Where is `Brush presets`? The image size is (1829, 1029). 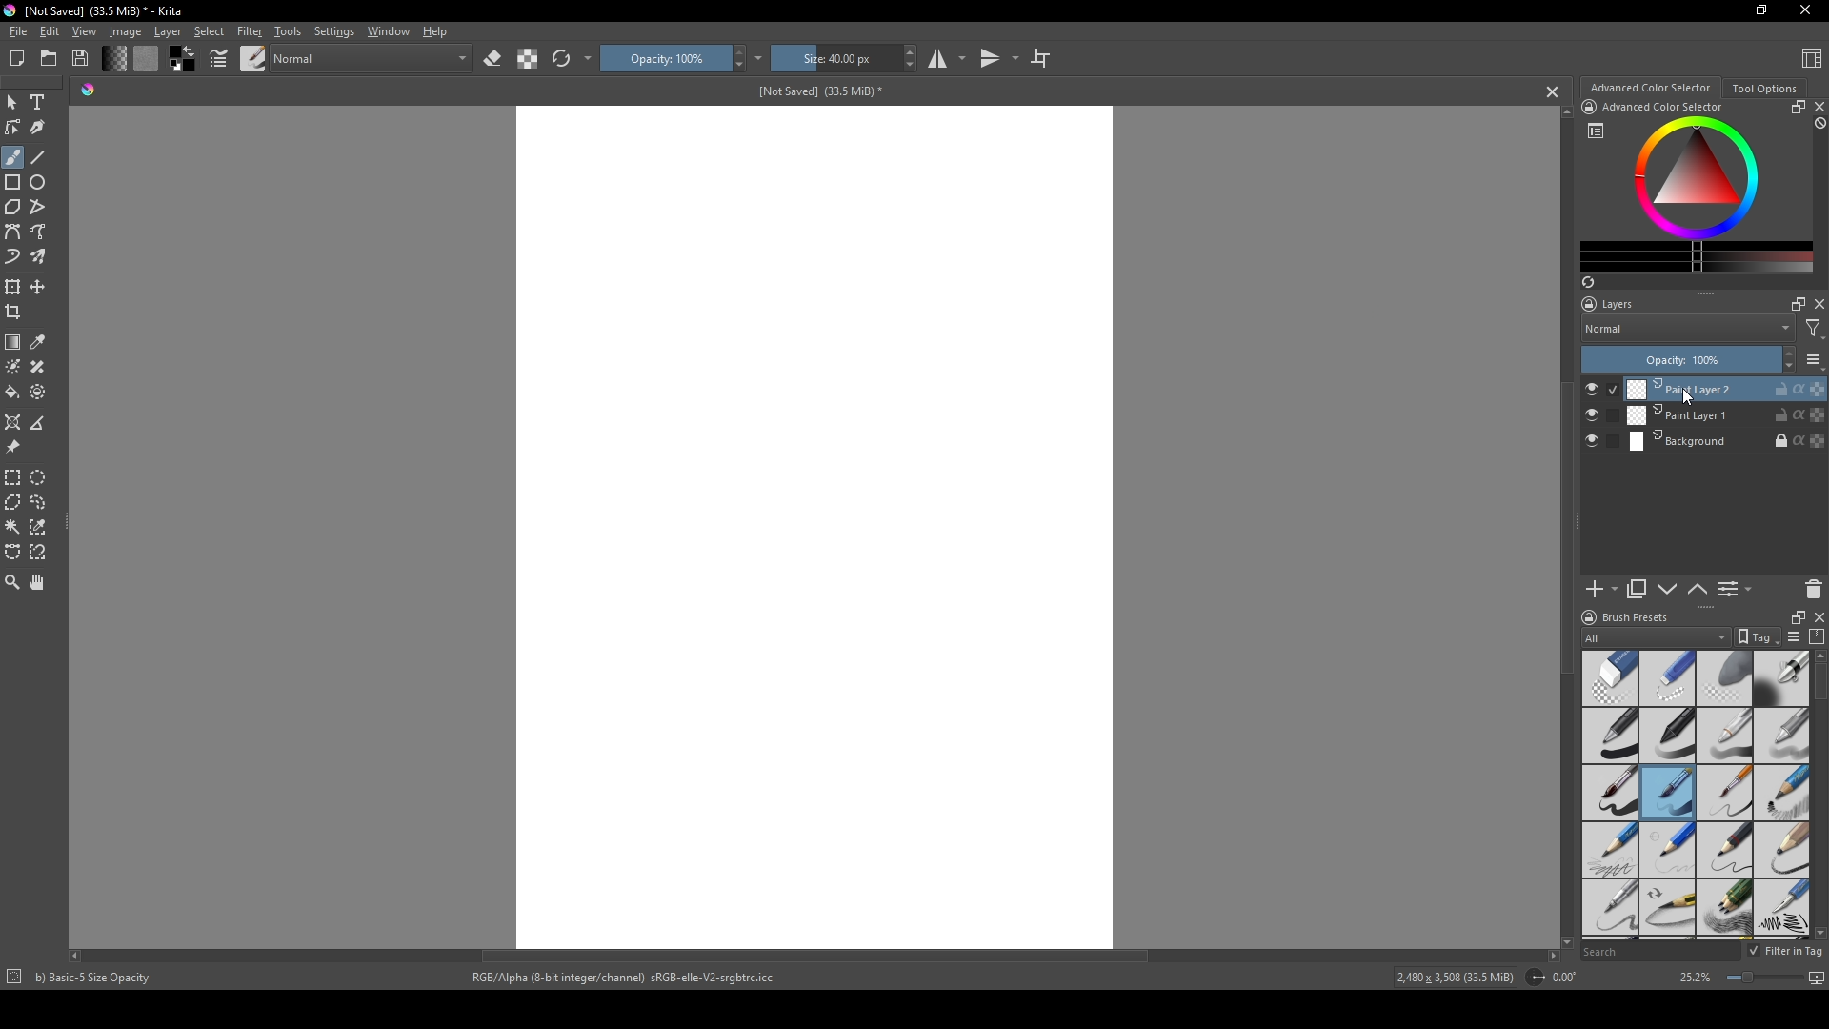 Brush presets is located at coordinates (1637, 617).